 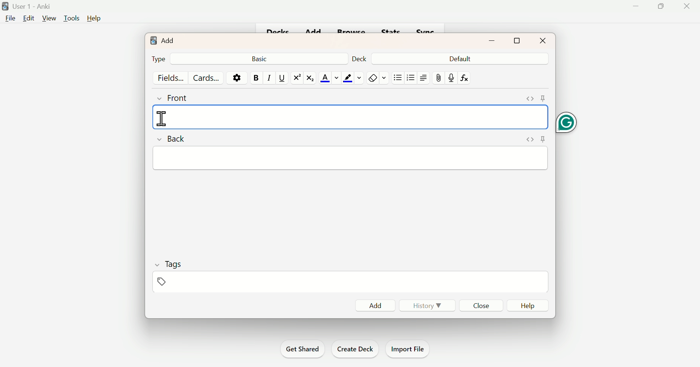 What do you see at coordinates (235, 78) in the screenshot?
I see `Options` at bounding box center [235, 78].